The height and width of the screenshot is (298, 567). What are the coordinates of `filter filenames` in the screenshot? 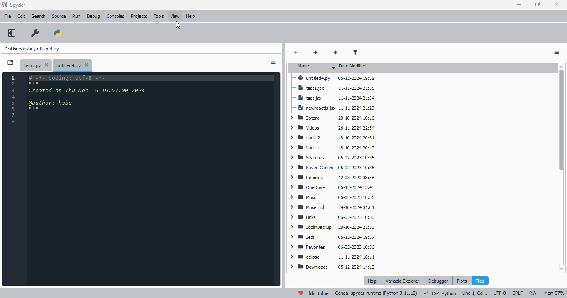 It's located at (355, 52).